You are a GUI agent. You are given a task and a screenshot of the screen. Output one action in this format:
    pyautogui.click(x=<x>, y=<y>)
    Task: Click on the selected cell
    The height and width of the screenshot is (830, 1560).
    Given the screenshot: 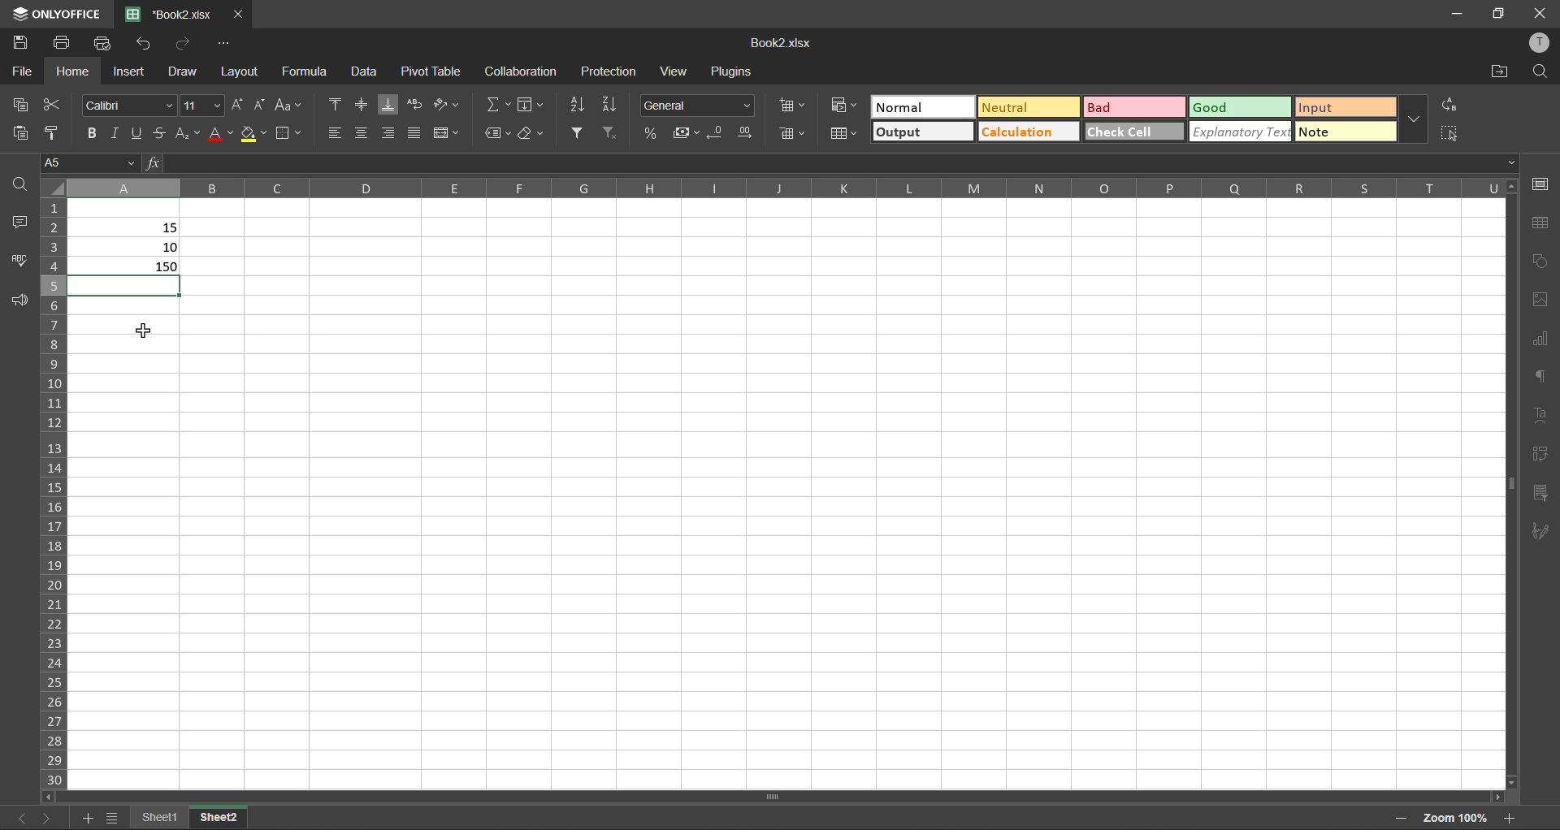 What is the action you would take?
    pyautogui.click(x=127, y=286)
    